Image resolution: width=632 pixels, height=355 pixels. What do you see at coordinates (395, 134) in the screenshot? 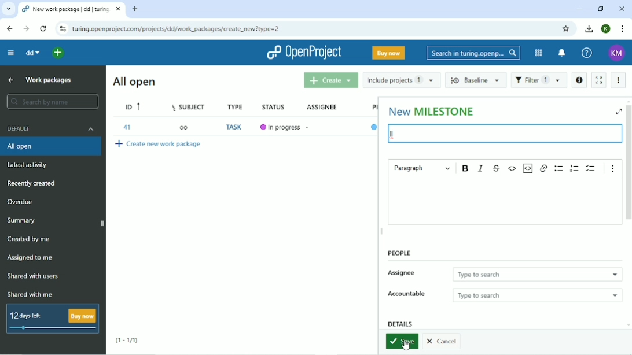
I see `ll` at bounding box center [395, 134].